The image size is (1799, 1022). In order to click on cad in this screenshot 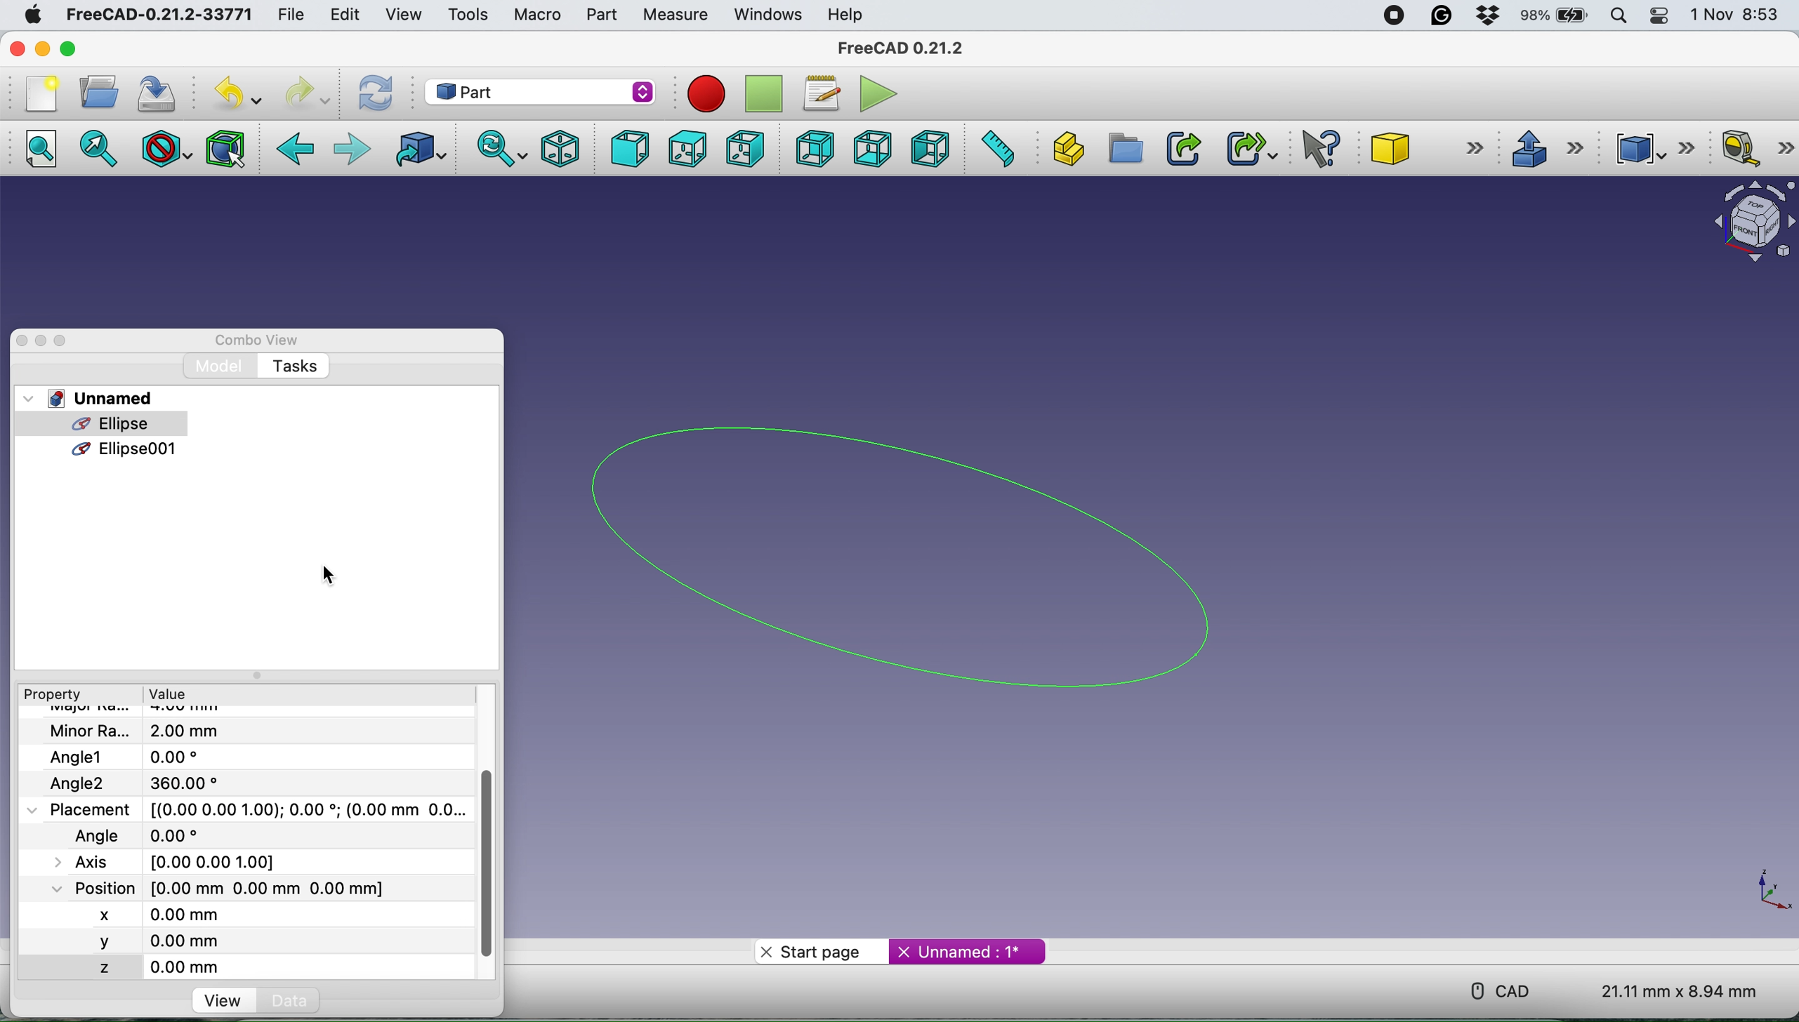, I will do `click(1503, 989)`.